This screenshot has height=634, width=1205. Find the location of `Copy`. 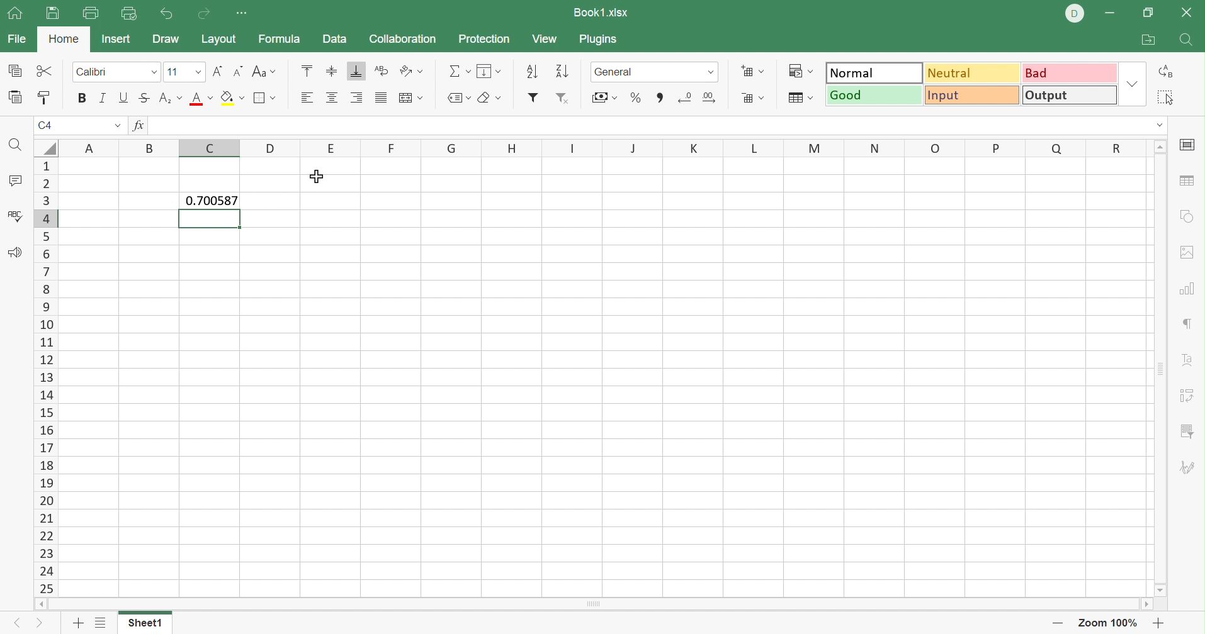

Copy is located at coordinates (16, 70).